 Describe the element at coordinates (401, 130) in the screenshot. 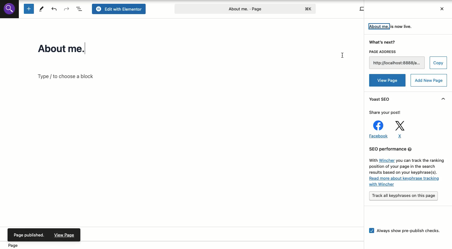

I see `X` at that location.